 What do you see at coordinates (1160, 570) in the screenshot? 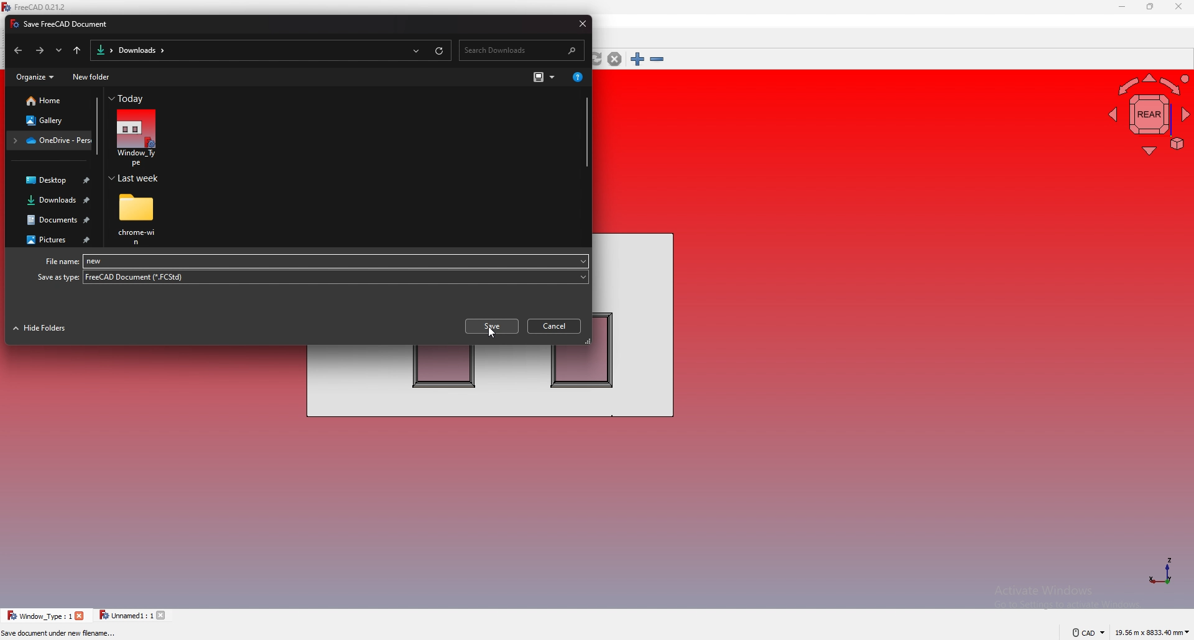
I see `axis` at bounding box center [1160, 570].